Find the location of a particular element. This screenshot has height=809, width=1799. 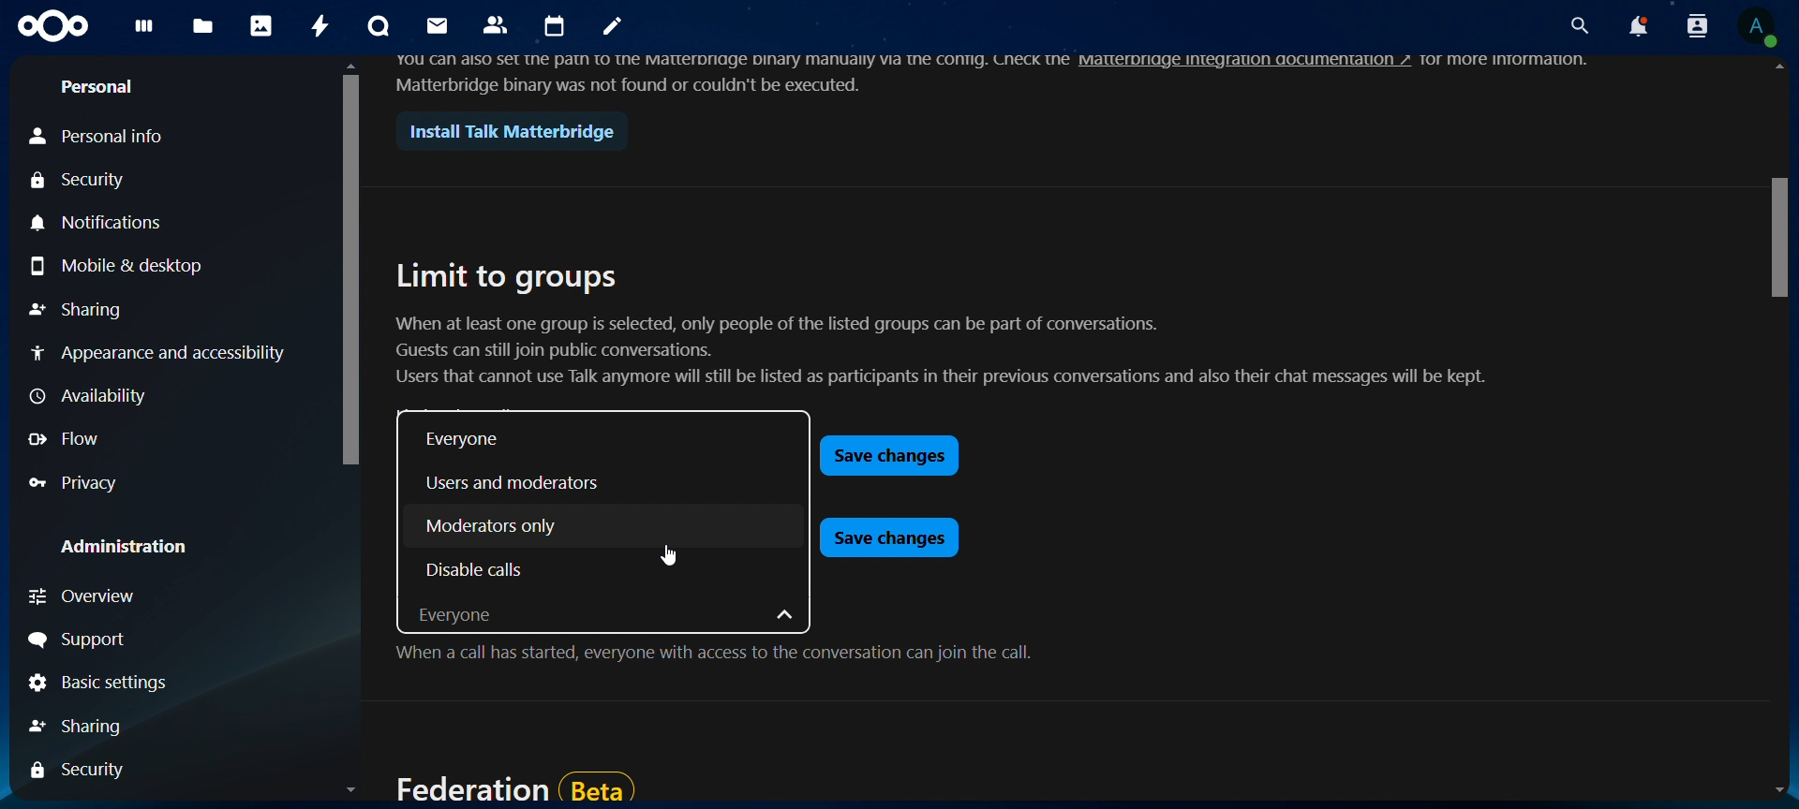

everyone is located at coordinates (466, 442).